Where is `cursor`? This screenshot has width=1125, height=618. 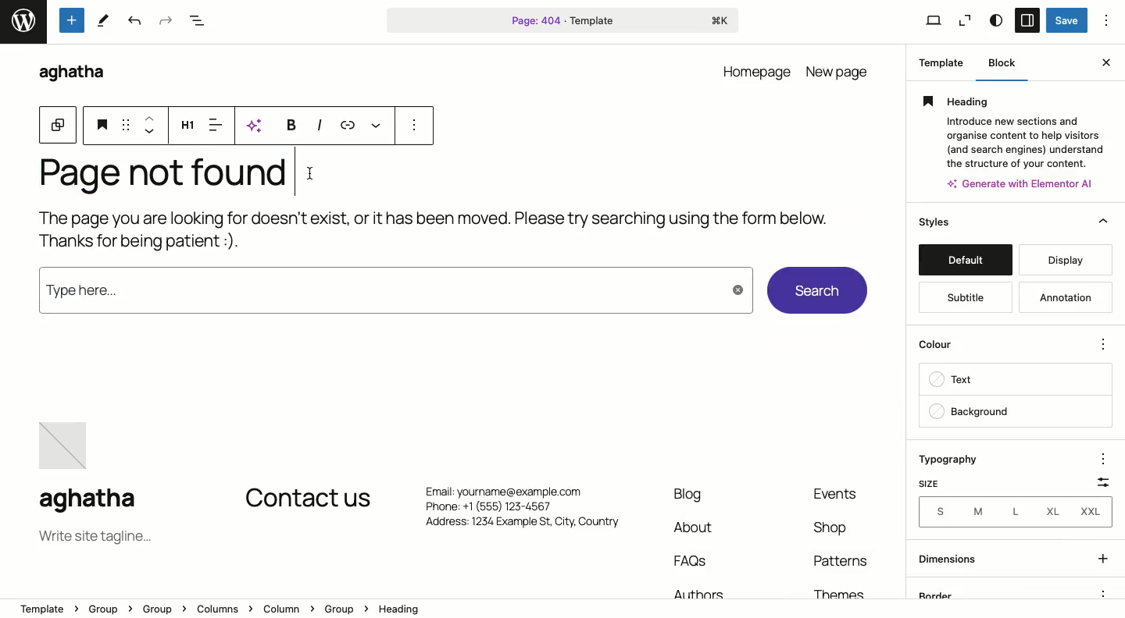
cursor is located at coordinates (306, 176).